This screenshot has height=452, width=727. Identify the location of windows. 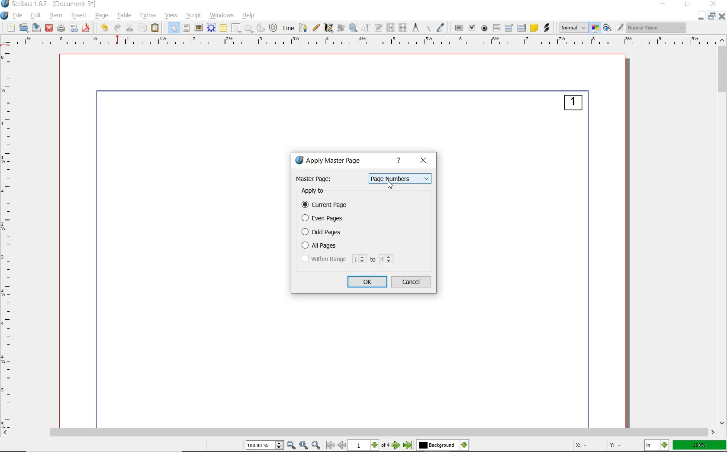
(222, 16).